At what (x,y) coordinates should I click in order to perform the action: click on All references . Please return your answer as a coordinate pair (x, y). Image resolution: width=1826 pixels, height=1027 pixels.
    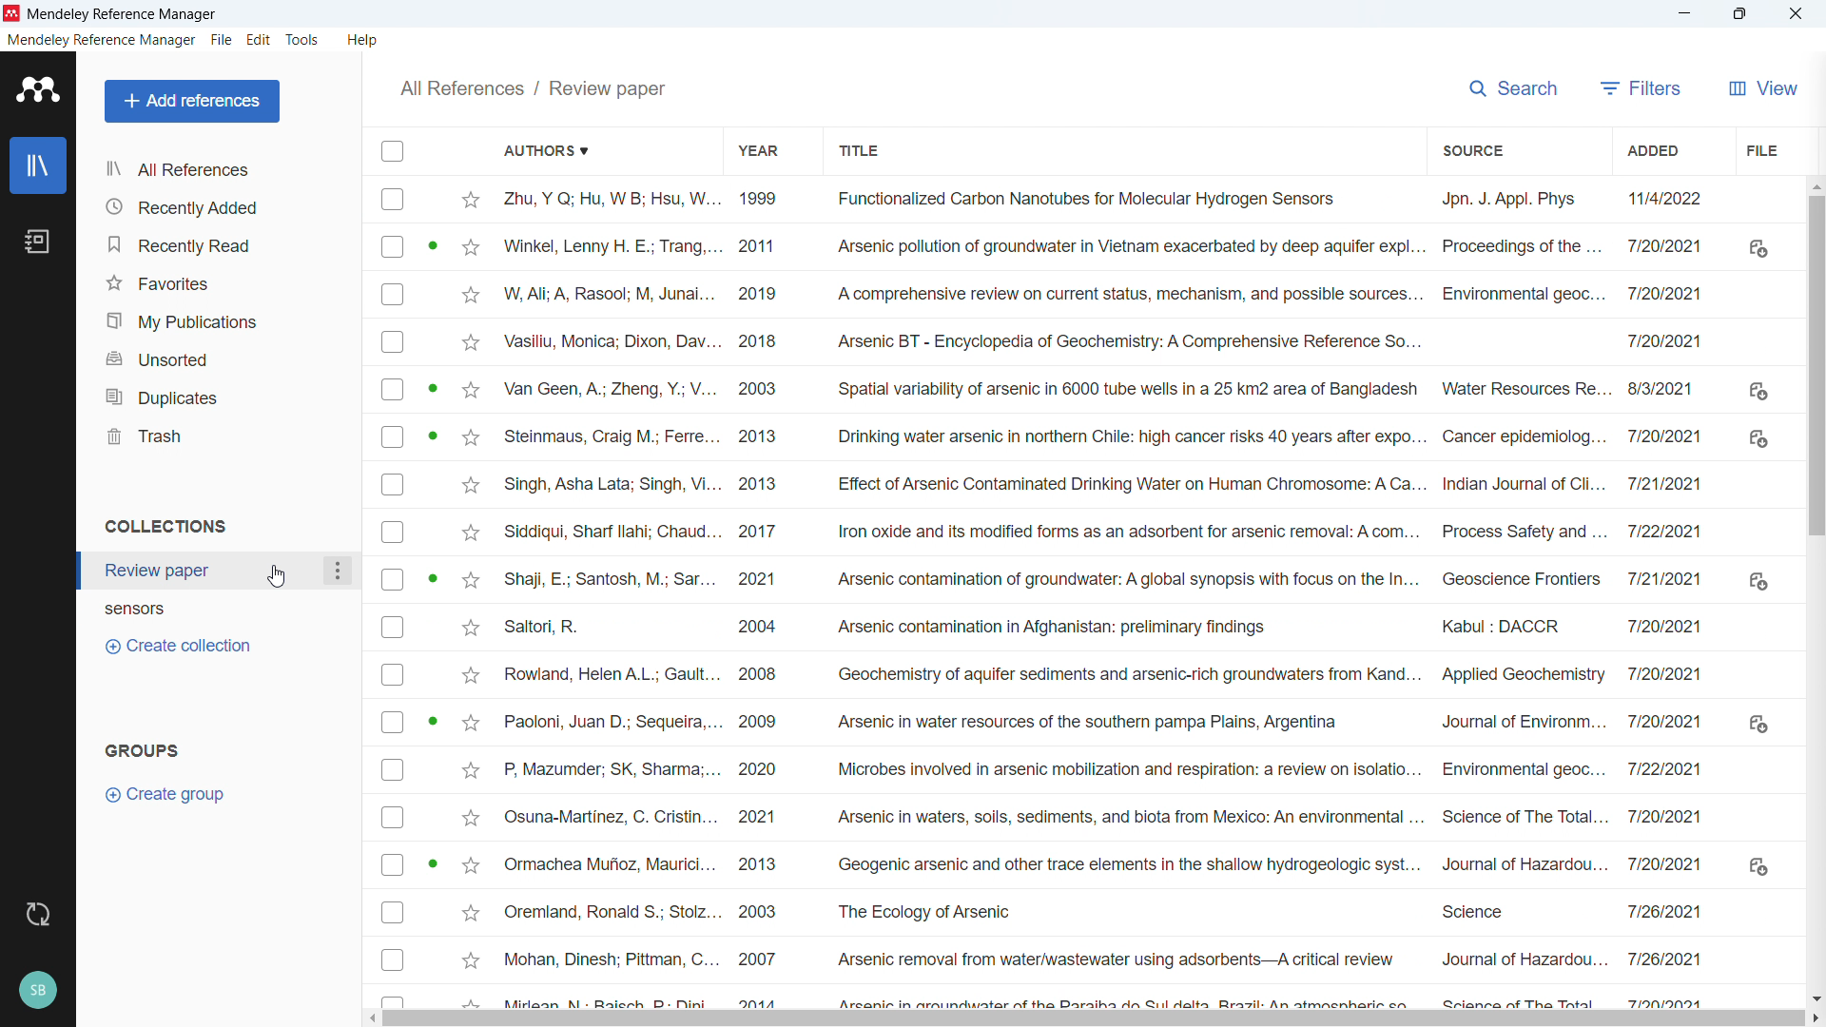
    Looking at the image, I should click on (223, 168).